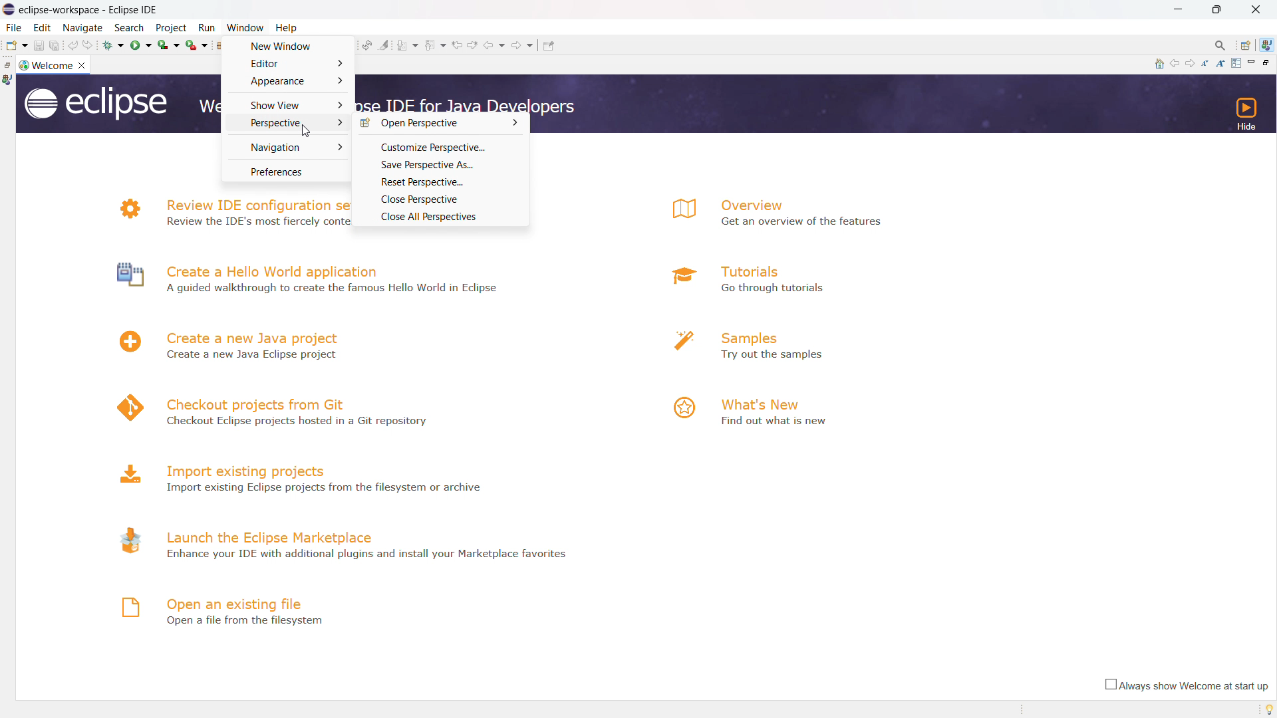  I want to click on minimize page, so click(1252, 62).